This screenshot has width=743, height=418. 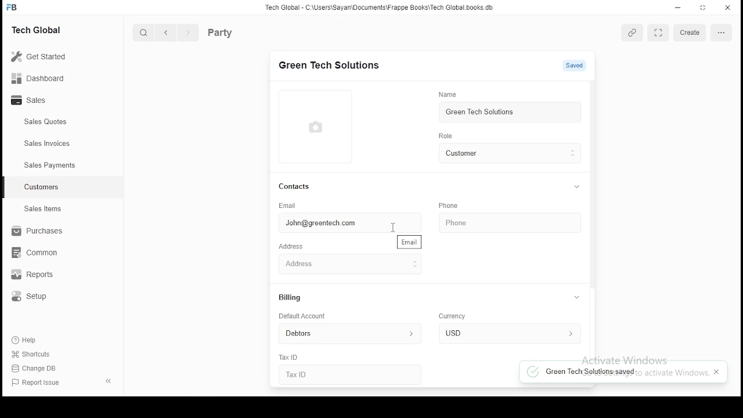 What do you see at coordinates (455, 317) in the screenshot?
I see `currency` at bounding box center [455, 317].